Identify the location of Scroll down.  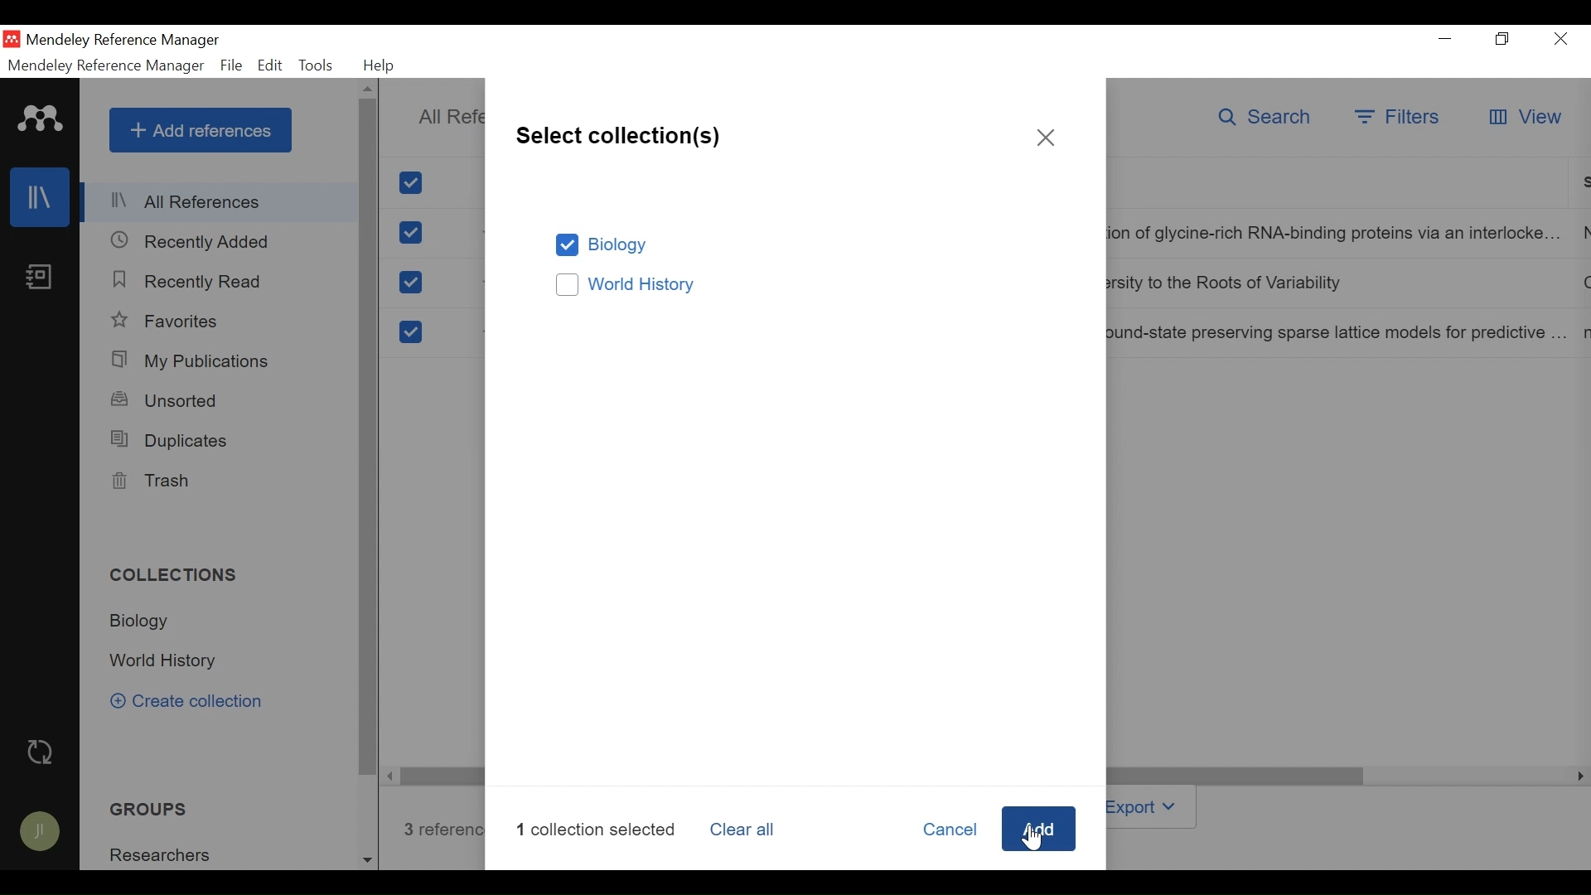
(367, 858).